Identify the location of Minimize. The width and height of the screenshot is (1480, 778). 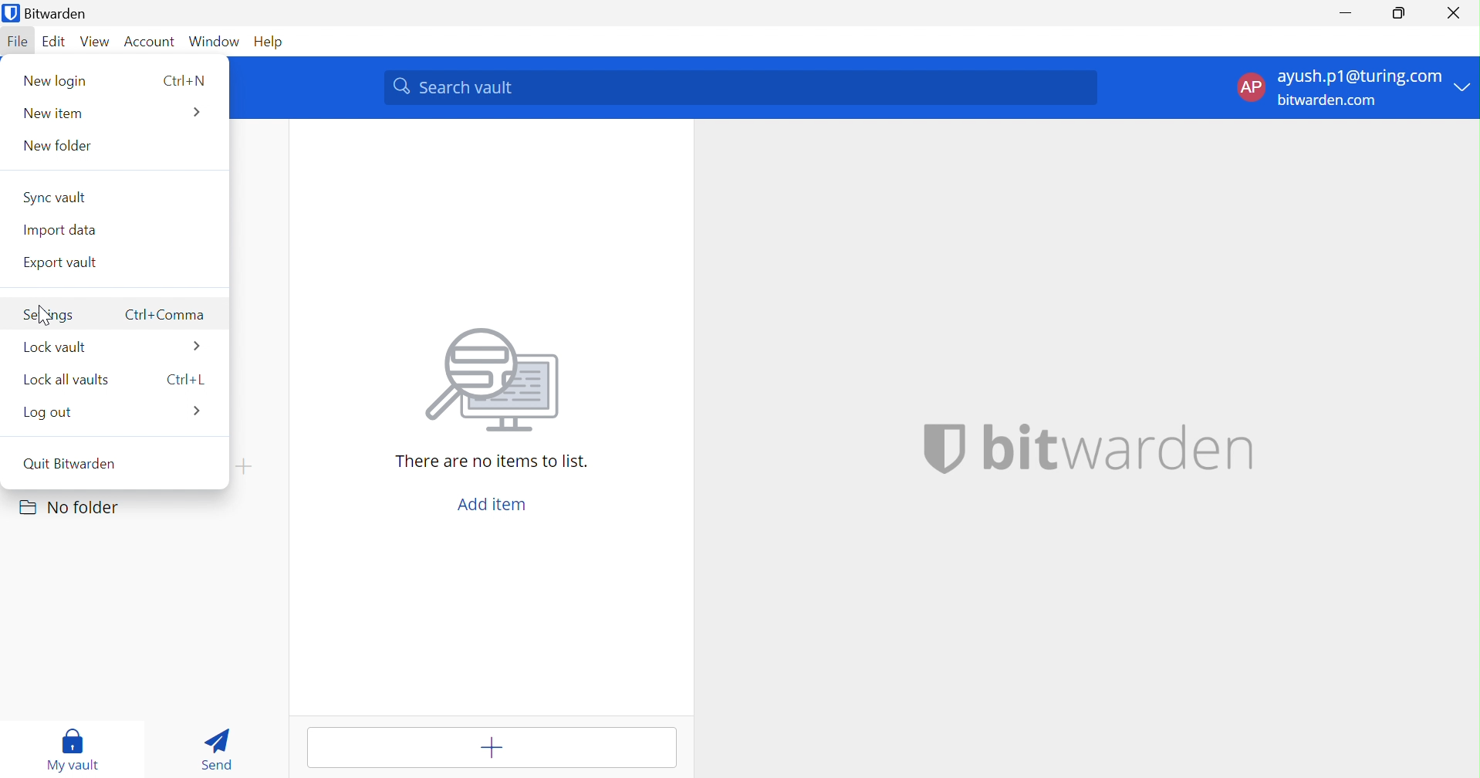
(1343, 16).